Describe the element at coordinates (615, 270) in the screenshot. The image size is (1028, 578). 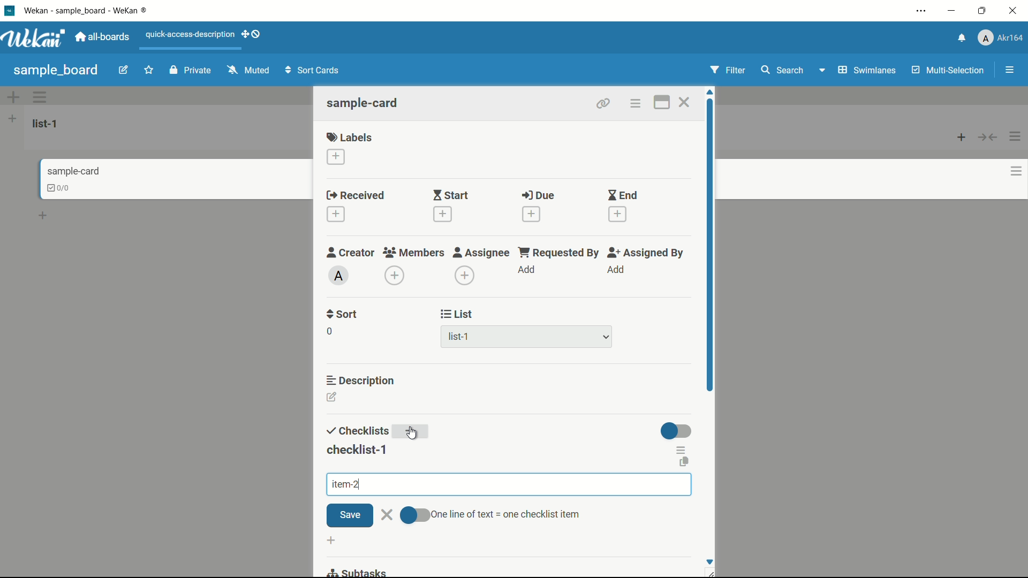
I see `add` at that location.